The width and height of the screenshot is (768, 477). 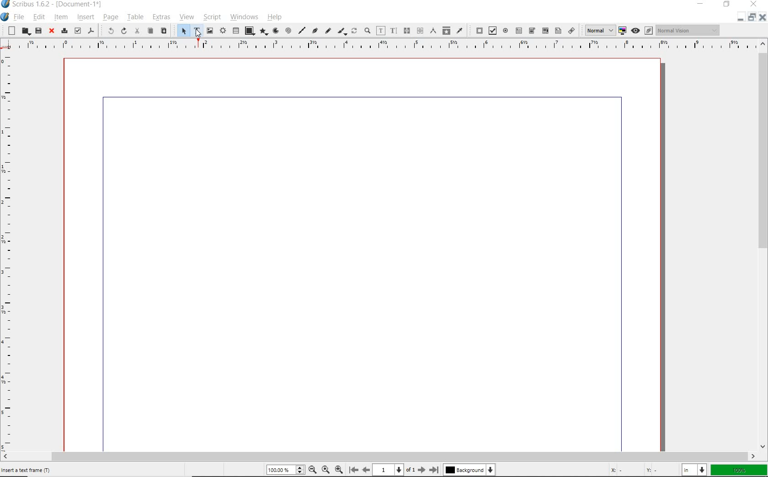 I want to click on page, so click(x=110, y=18).